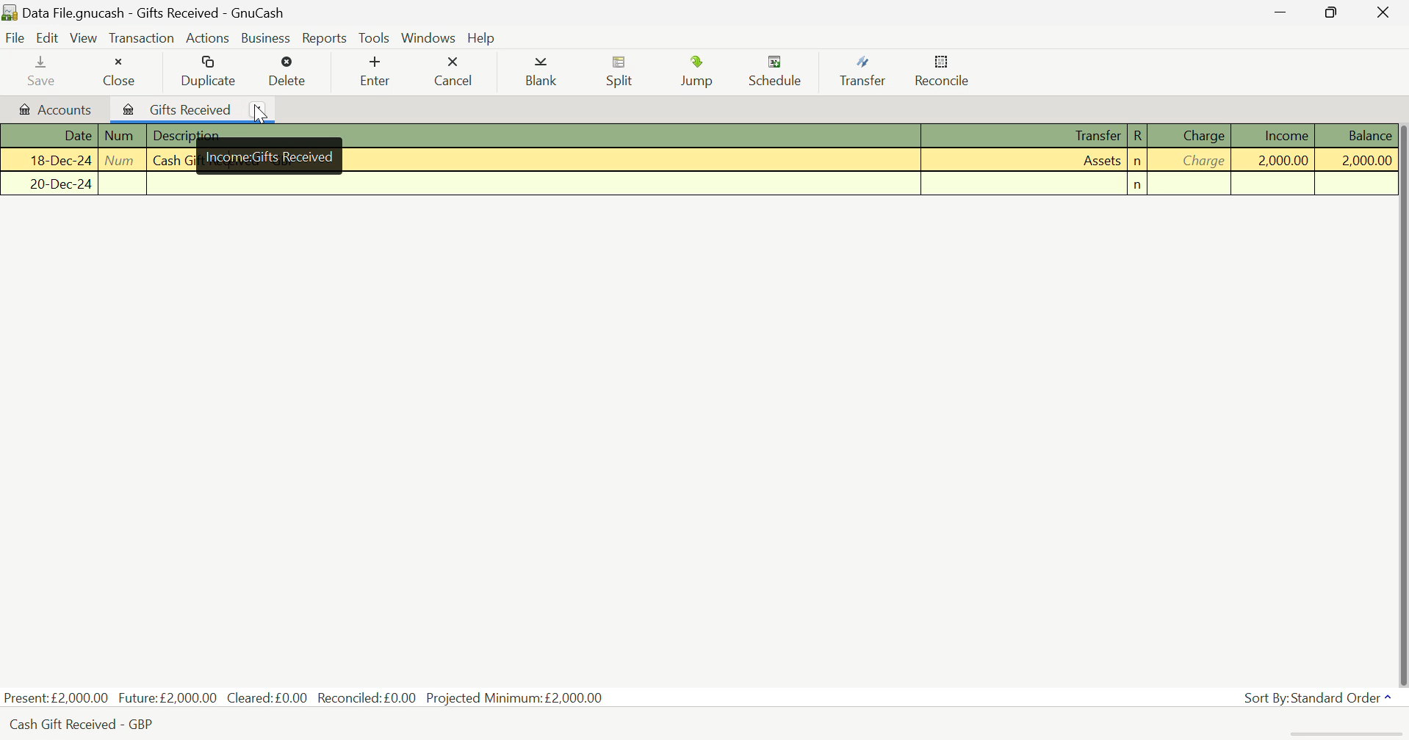 The image size is (1409, 740). I want to click on Balance, so click(1355, 135).